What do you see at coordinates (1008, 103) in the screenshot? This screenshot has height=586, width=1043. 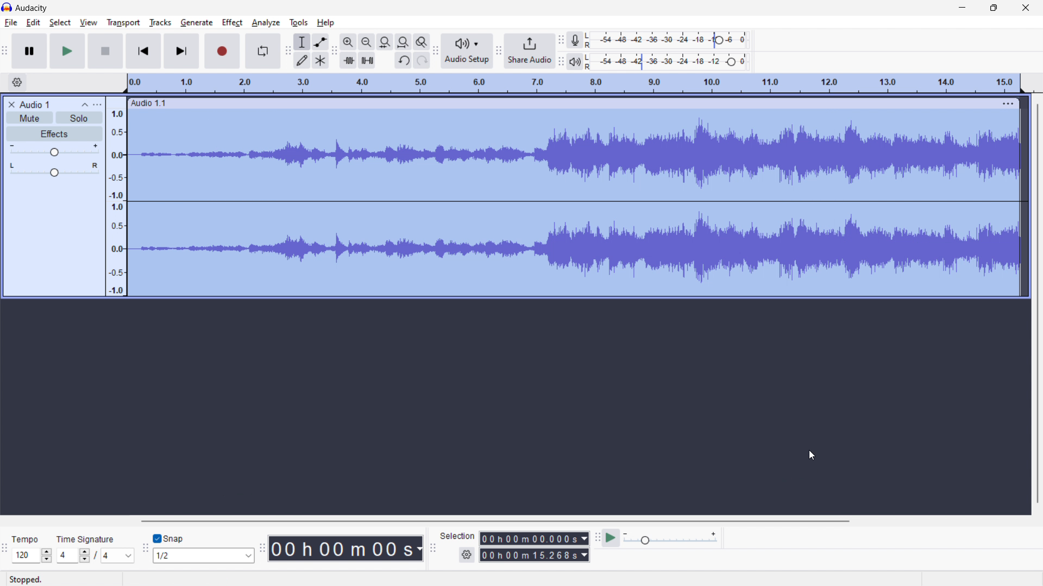 I see `menu` at bounding box center [1008, 103].